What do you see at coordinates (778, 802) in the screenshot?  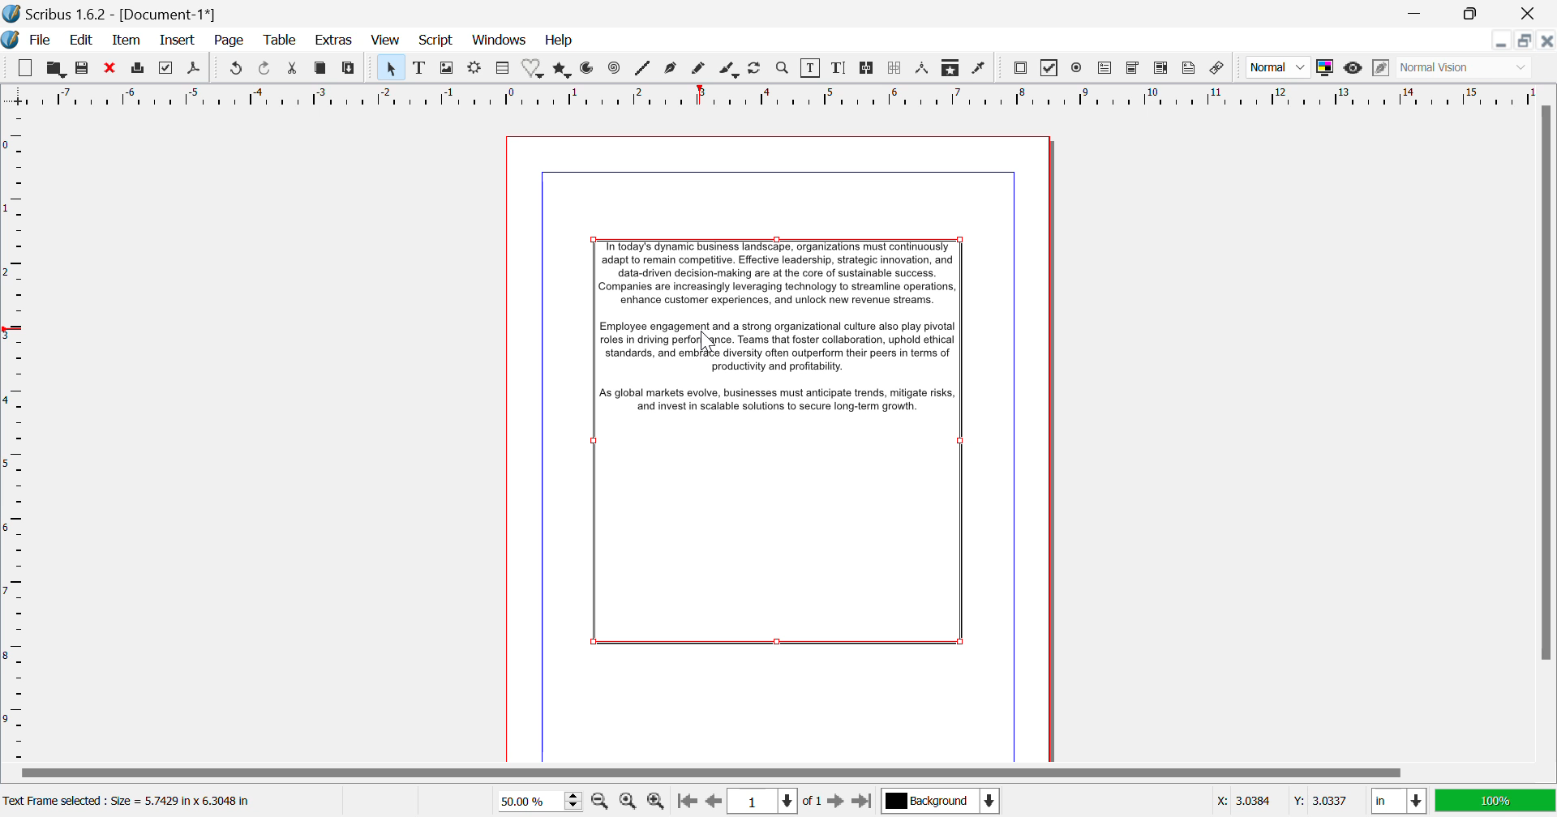 I see `Page 1 of 1` at bounding box center [778, 802].